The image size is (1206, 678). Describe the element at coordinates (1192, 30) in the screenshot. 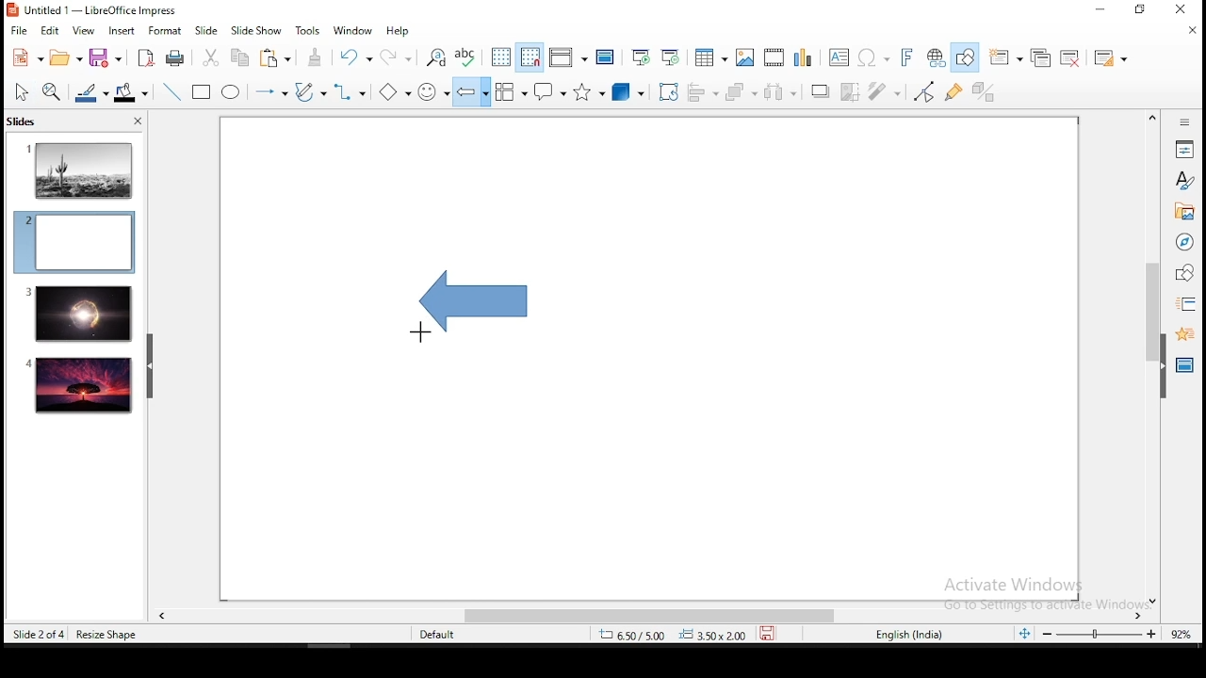

I see `close` at that location.